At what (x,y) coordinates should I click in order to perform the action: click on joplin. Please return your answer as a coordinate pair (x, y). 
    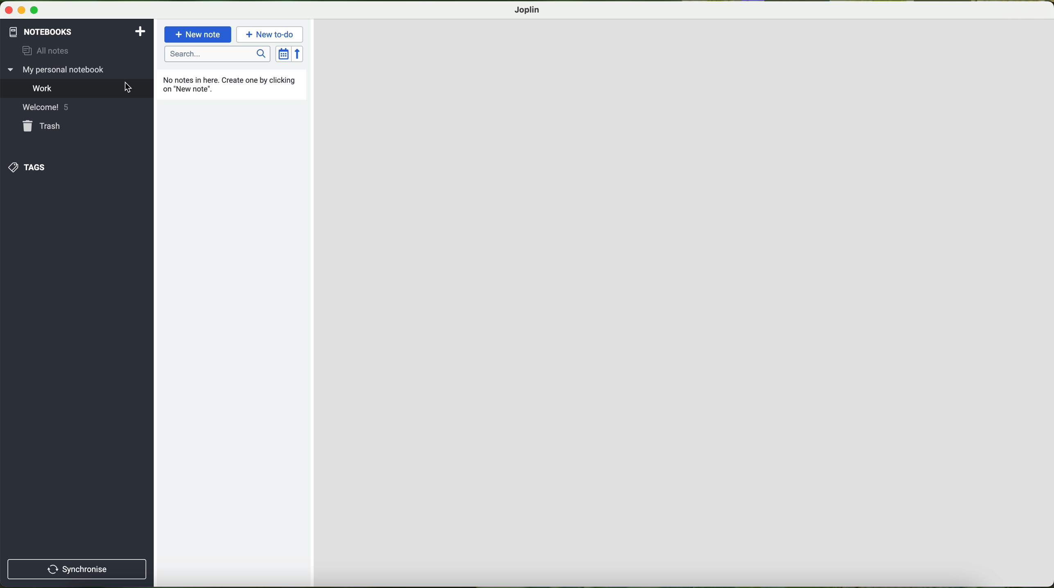
    Looking at the image, I should click on (527, 10).